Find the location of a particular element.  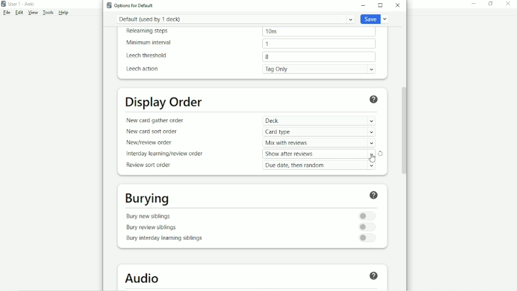

8 is located at coordinates (319, 56).